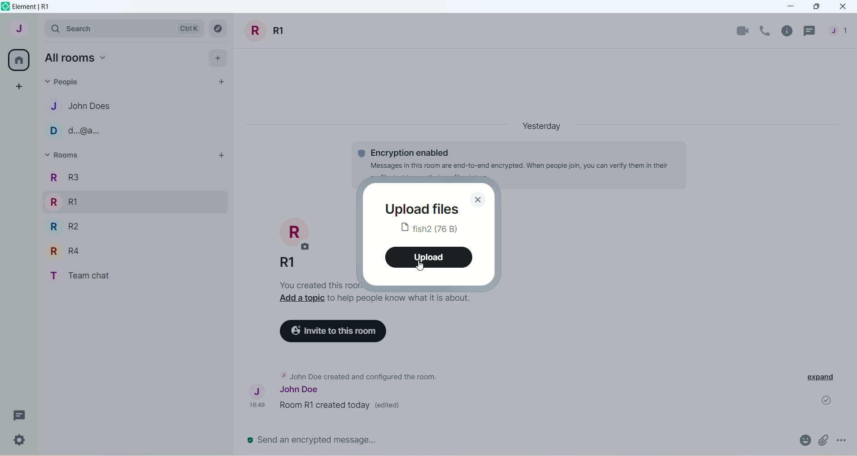  What do you see at coordinates (74, 132) in the screenshot?
I see `D d..@a..` at bounding box center [74, 132].